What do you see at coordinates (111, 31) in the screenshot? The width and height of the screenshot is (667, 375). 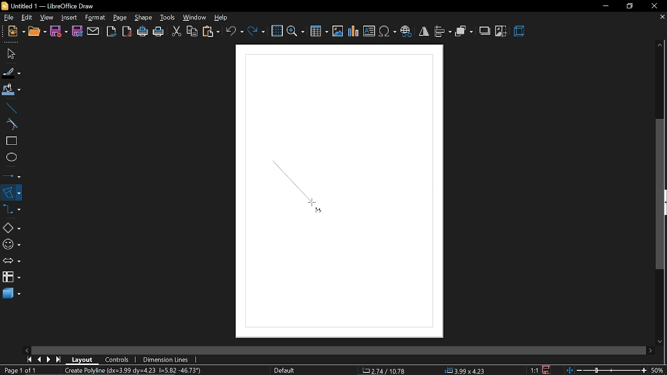 I see `export` at bounding box center [111, 31].